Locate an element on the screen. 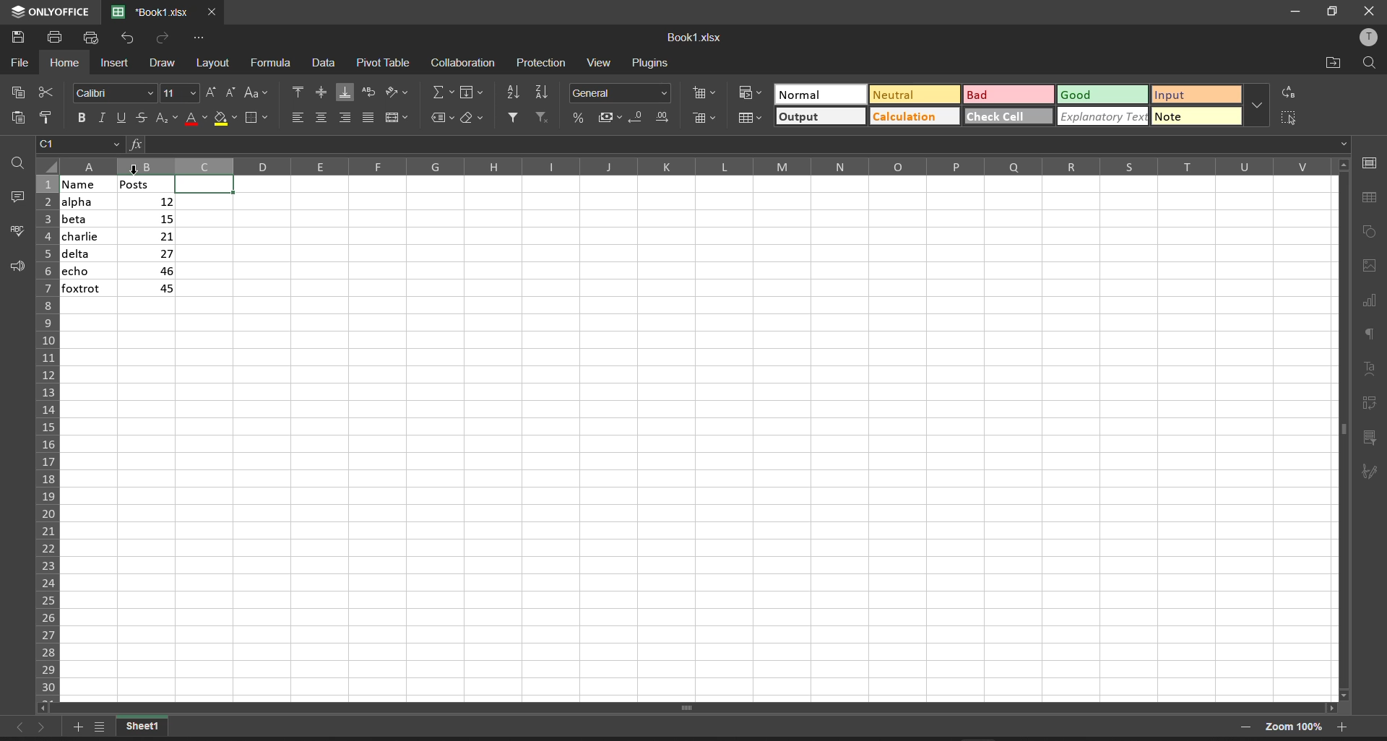 Image resolution: width=1387 pixels, height=741 pixels. undo is located at coordinates (129, 38).